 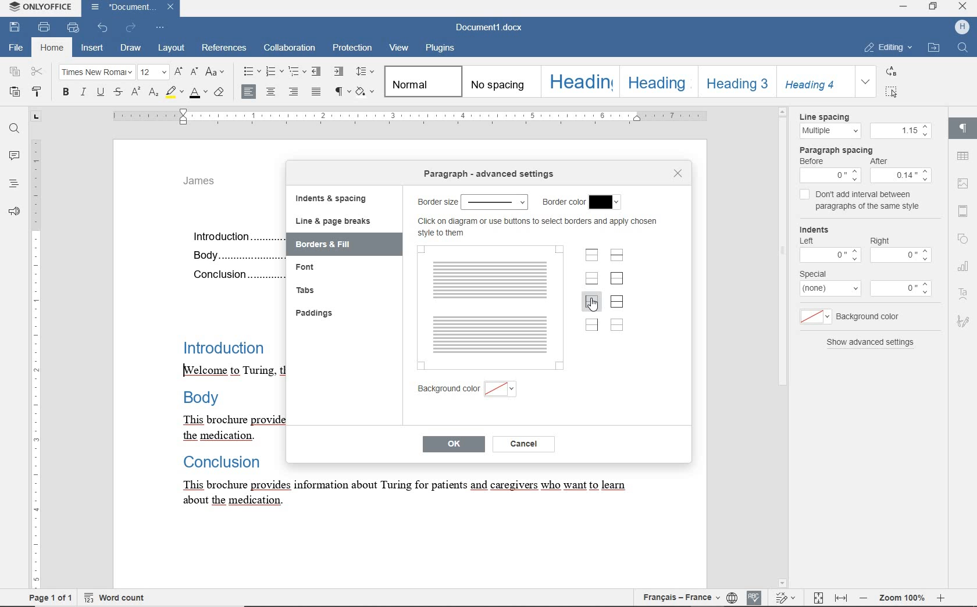 What do you see at coordinates (447, 391) in the screenshot?
I see `background color` at bounding box center [447, 391].